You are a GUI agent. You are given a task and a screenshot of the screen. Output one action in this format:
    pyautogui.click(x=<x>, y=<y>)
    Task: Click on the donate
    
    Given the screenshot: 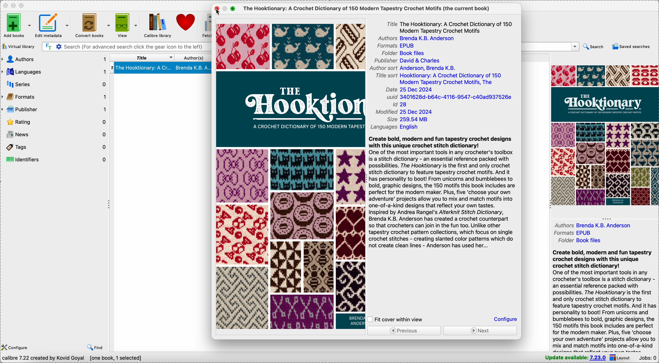 What is the action you would take?
    pyautogui.click(x=184, y=23)
    